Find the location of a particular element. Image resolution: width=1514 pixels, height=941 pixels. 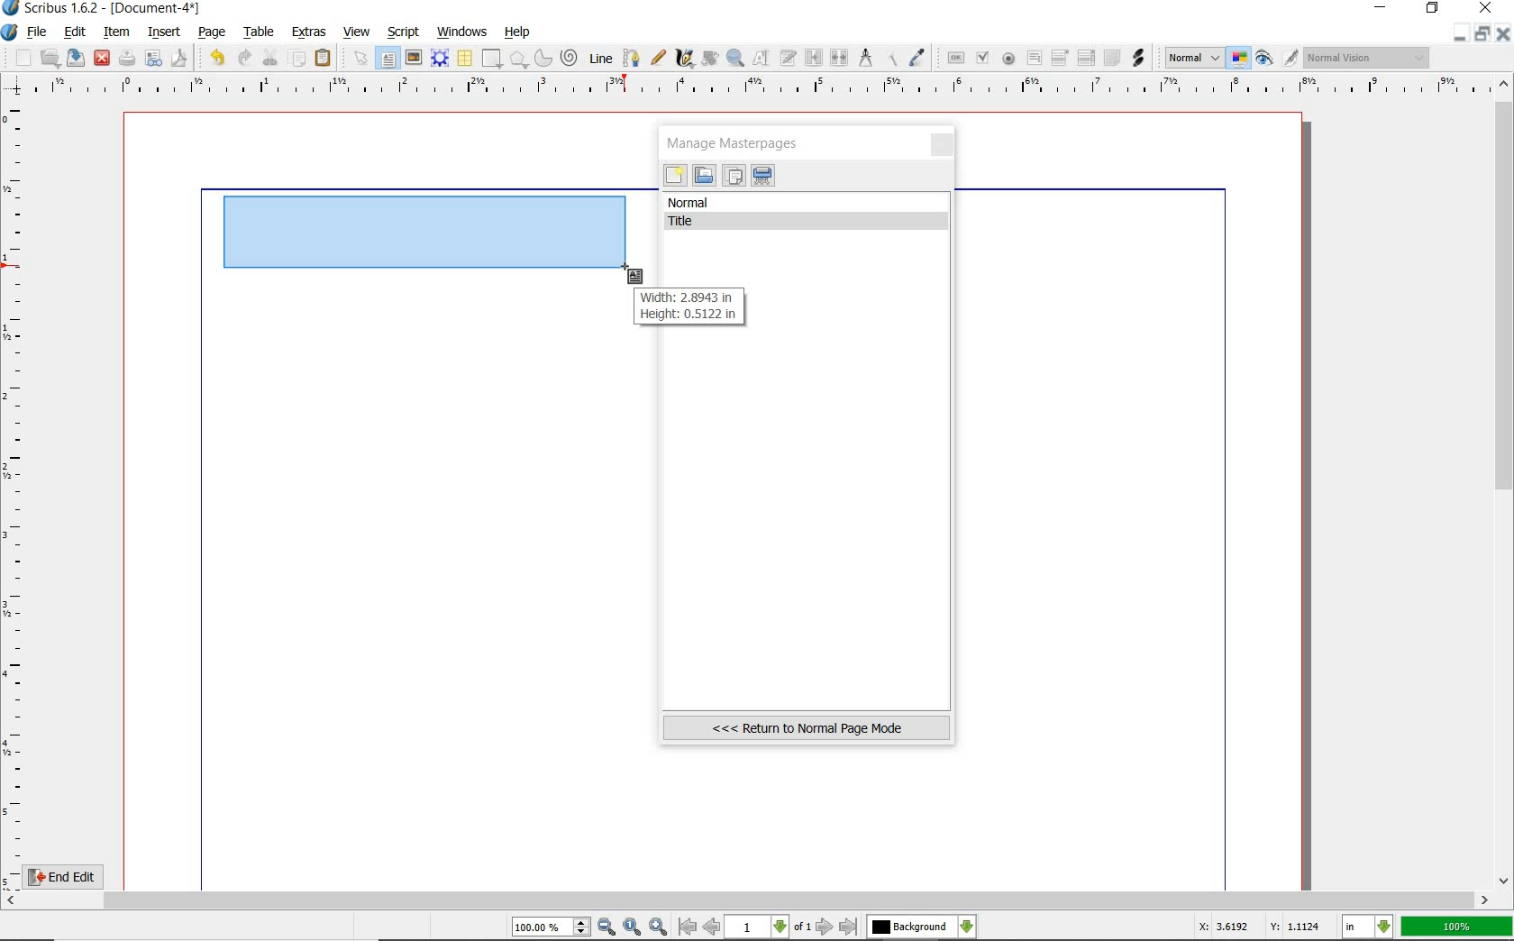

script is located at coordinates (405, 31).